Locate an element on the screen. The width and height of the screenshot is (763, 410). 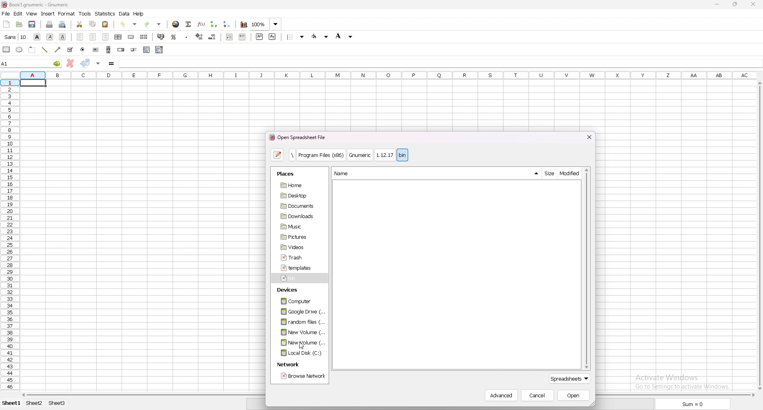
button is located at coordinates (96, 50).